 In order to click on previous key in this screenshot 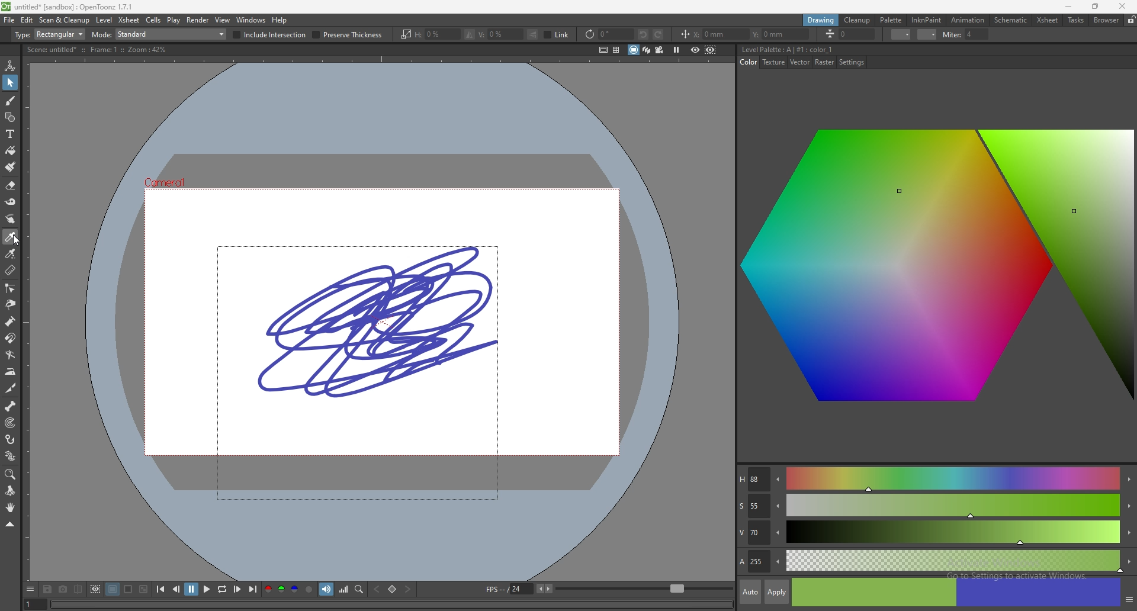, I will do `click(377, 589)`.